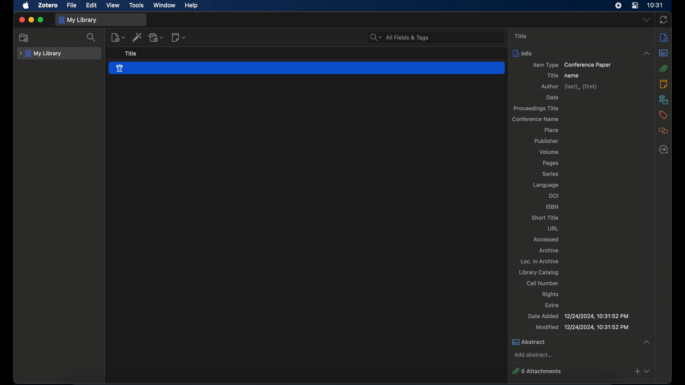  What do you see at coordinates (78, 20) in the screenshot?
I see `my library` at bounding box center [78, 20].